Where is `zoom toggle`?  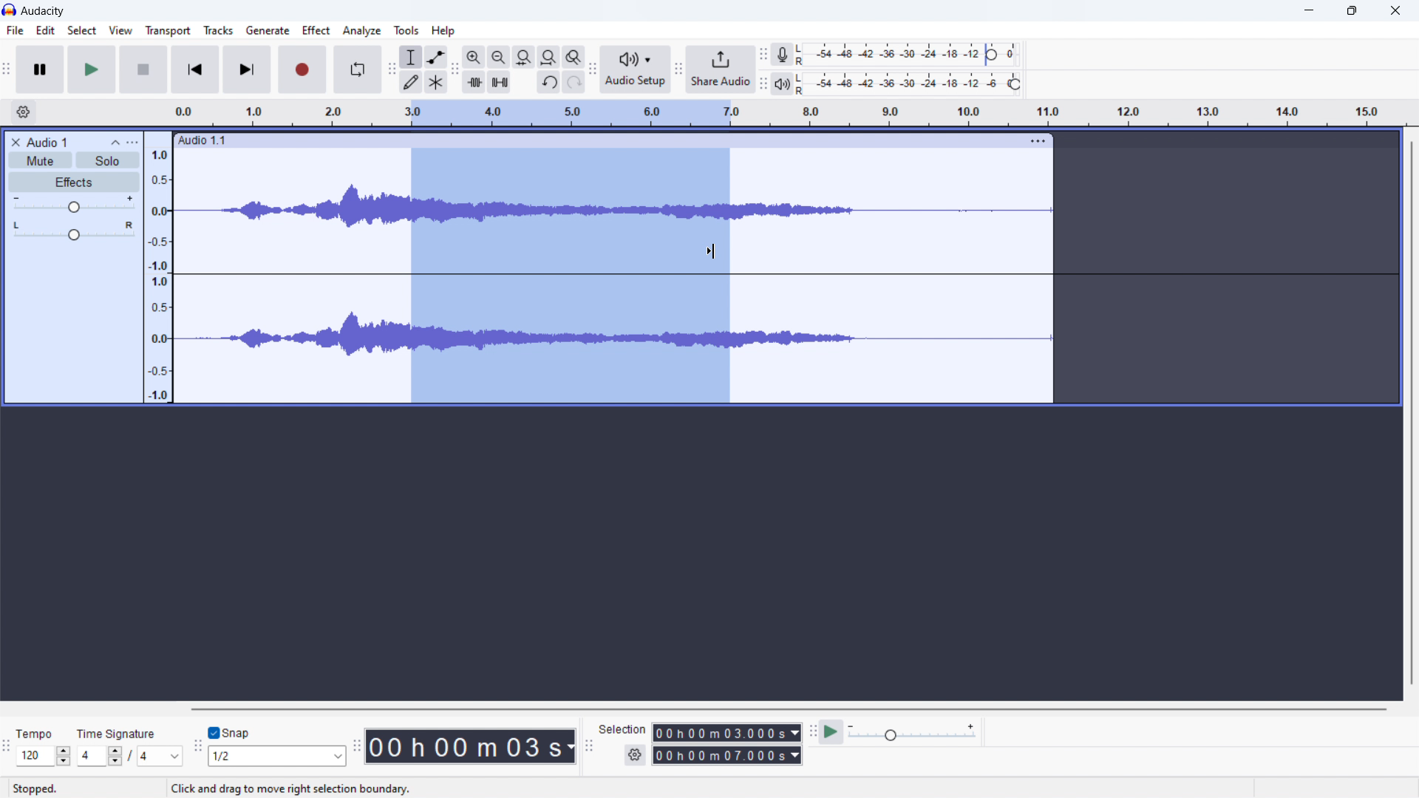
zoom toggle is located at coordinates (574, 57).